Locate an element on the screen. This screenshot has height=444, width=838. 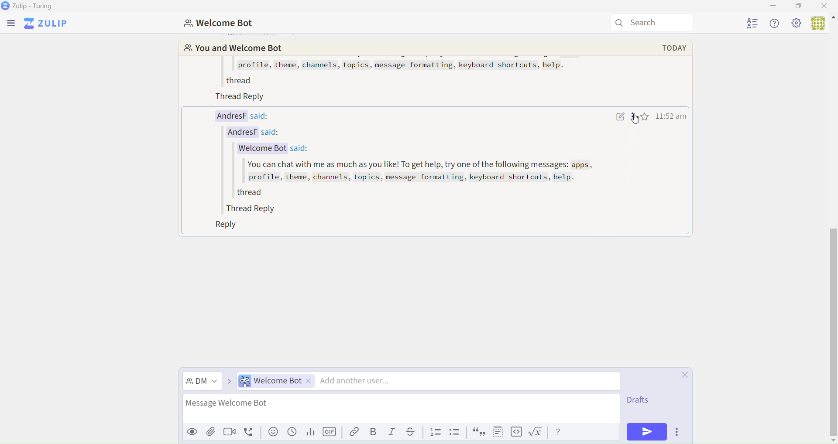
Settings is located at coordinates (796, 23).